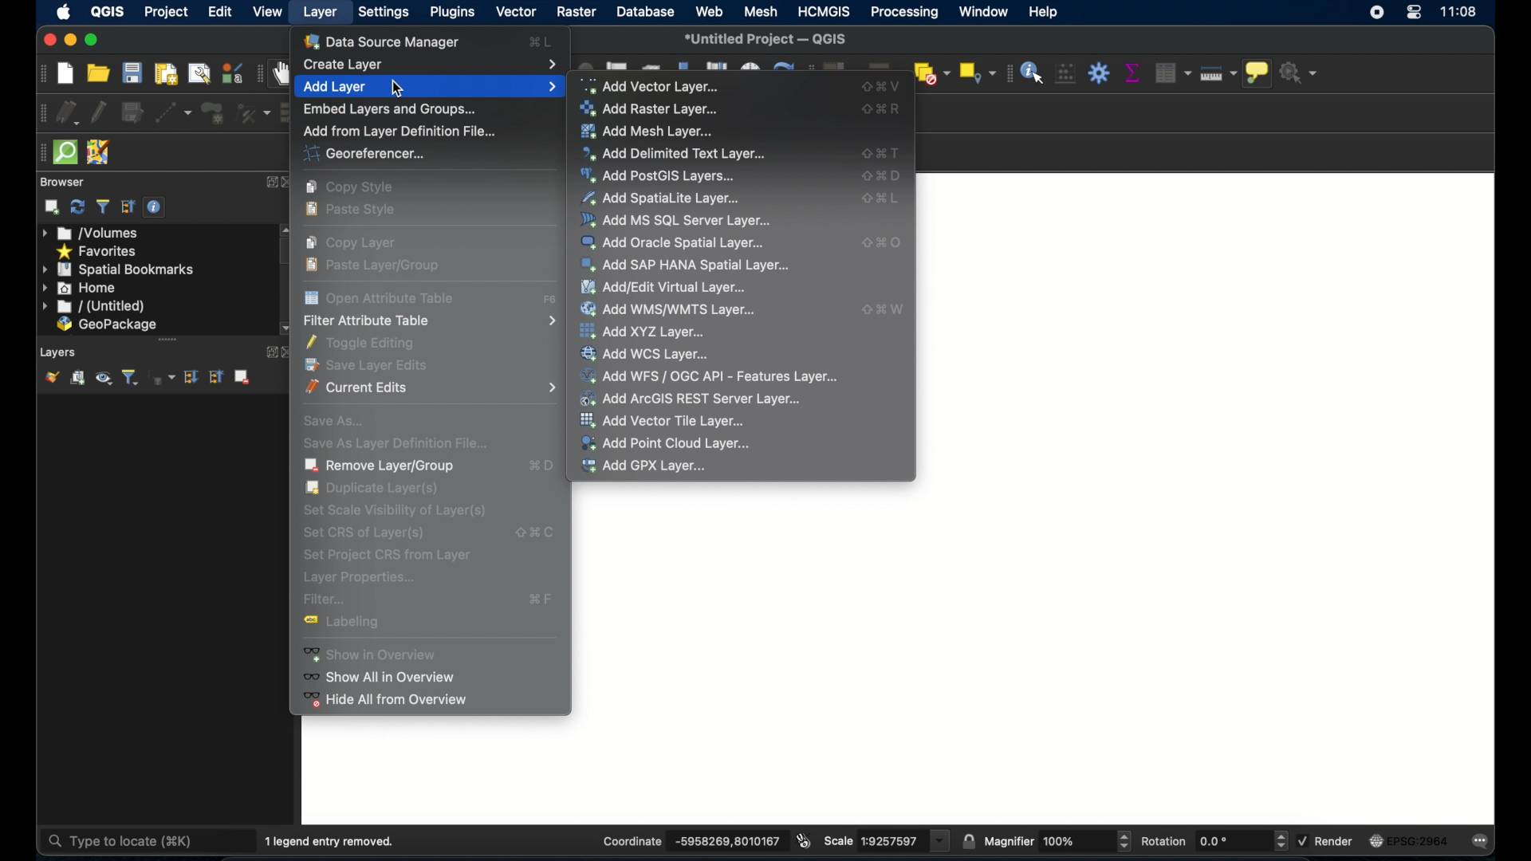 Image resolution: width=1531 pixels, height=861 pixels. I want to click on messages, so click(1485, 840).